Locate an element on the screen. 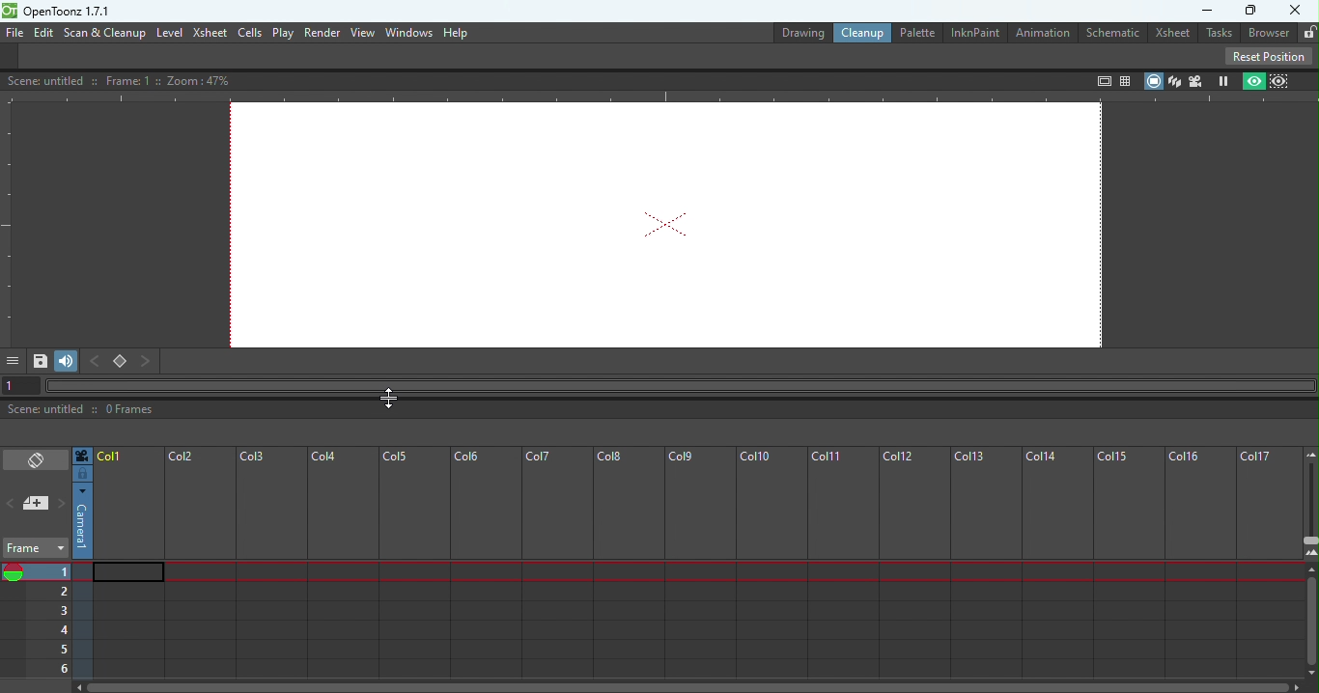  Vertical ruler is located at coordinates (9, 224).